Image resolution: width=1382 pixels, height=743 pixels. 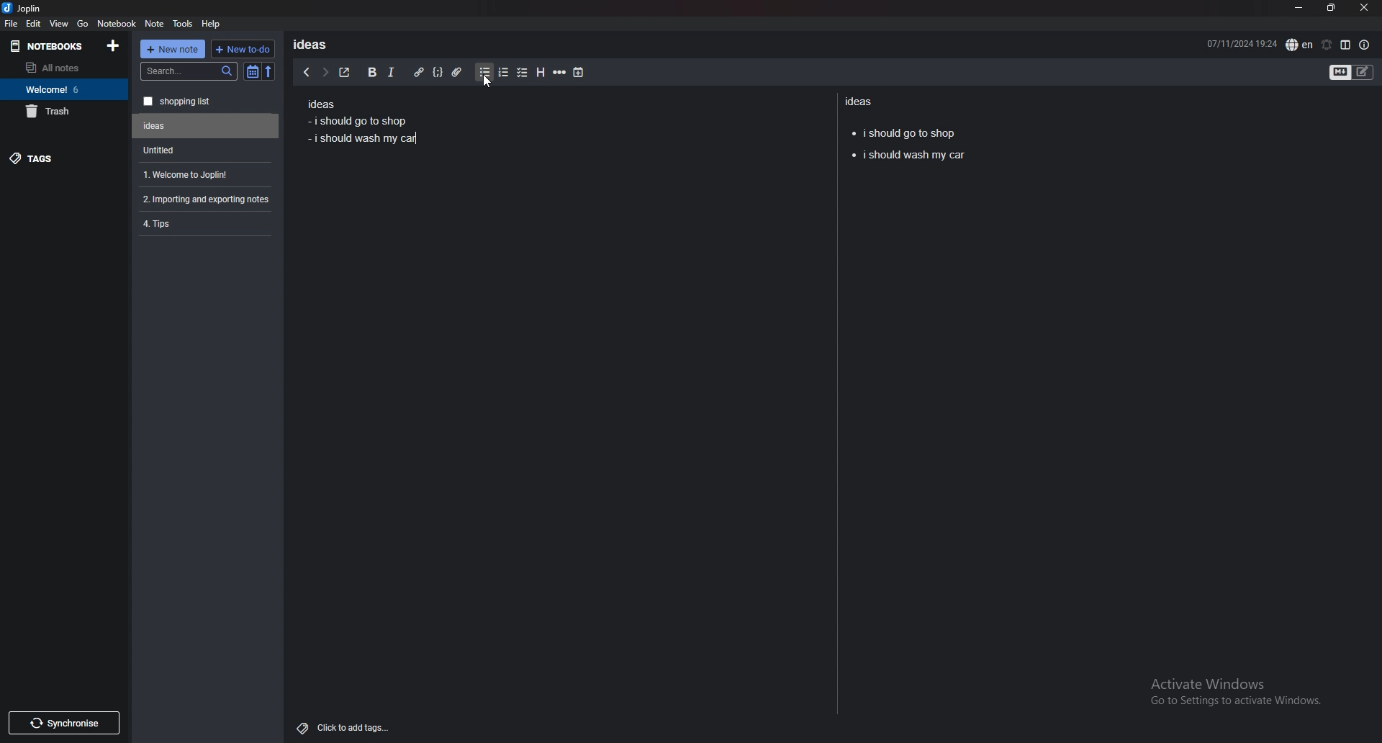 What do you see at coordinates (320, 105) in the screenshot?
I see `ideas` at bounding box center [320, 105].